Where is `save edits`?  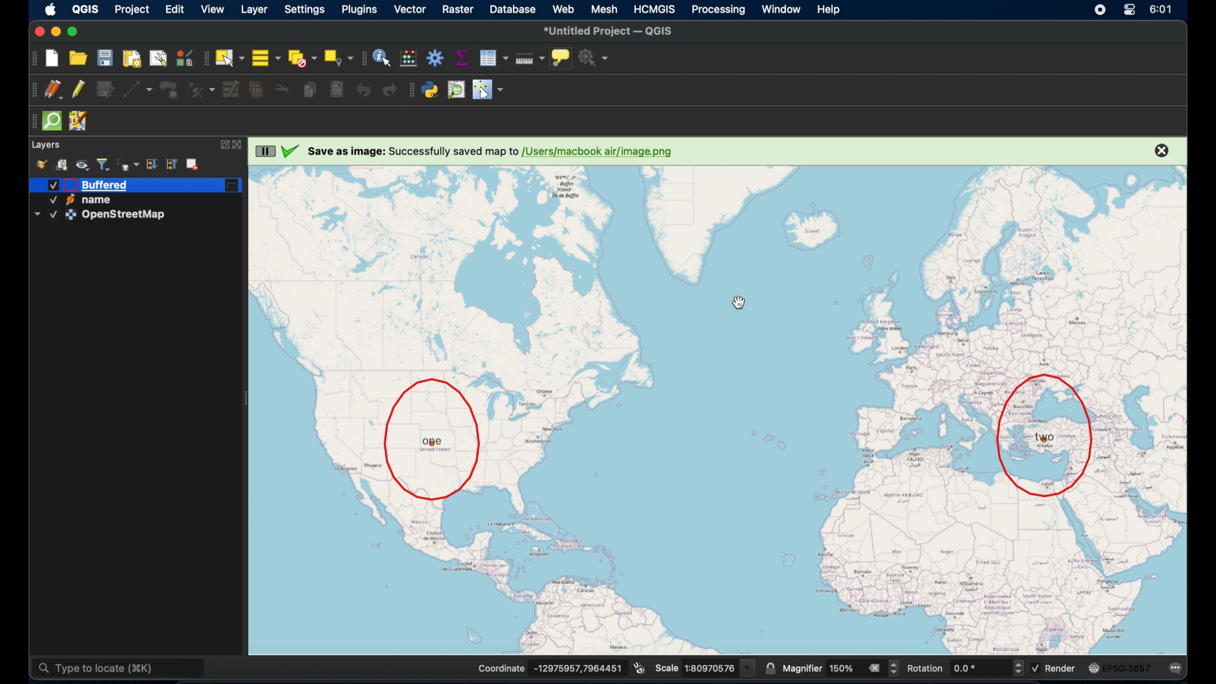
save edits is located at coordinates (103, 89).